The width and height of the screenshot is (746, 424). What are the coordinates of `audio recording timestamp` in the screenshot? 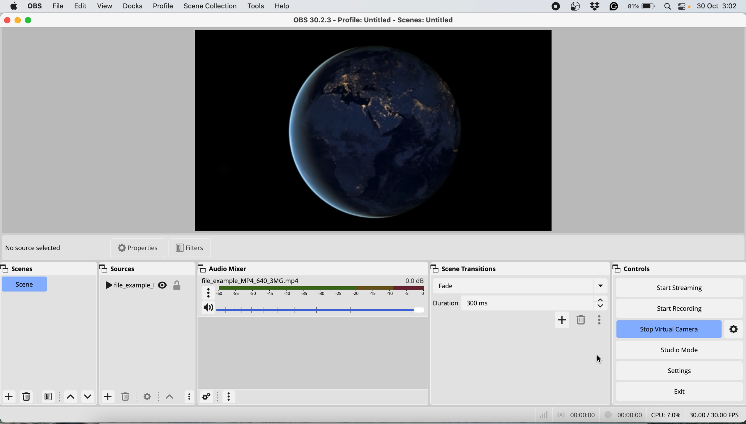 It's located at (581, 414).